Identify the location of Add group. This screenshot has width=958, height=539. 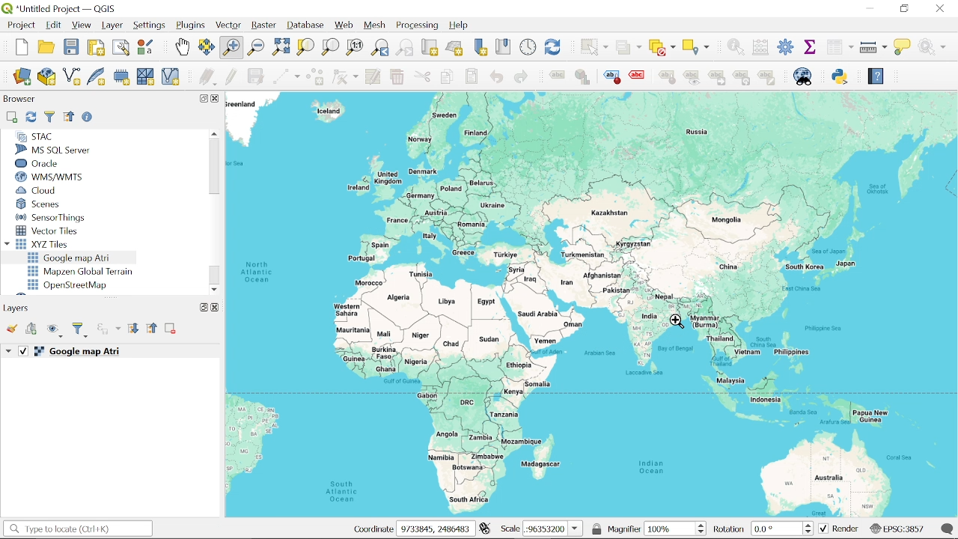
(32, 329).